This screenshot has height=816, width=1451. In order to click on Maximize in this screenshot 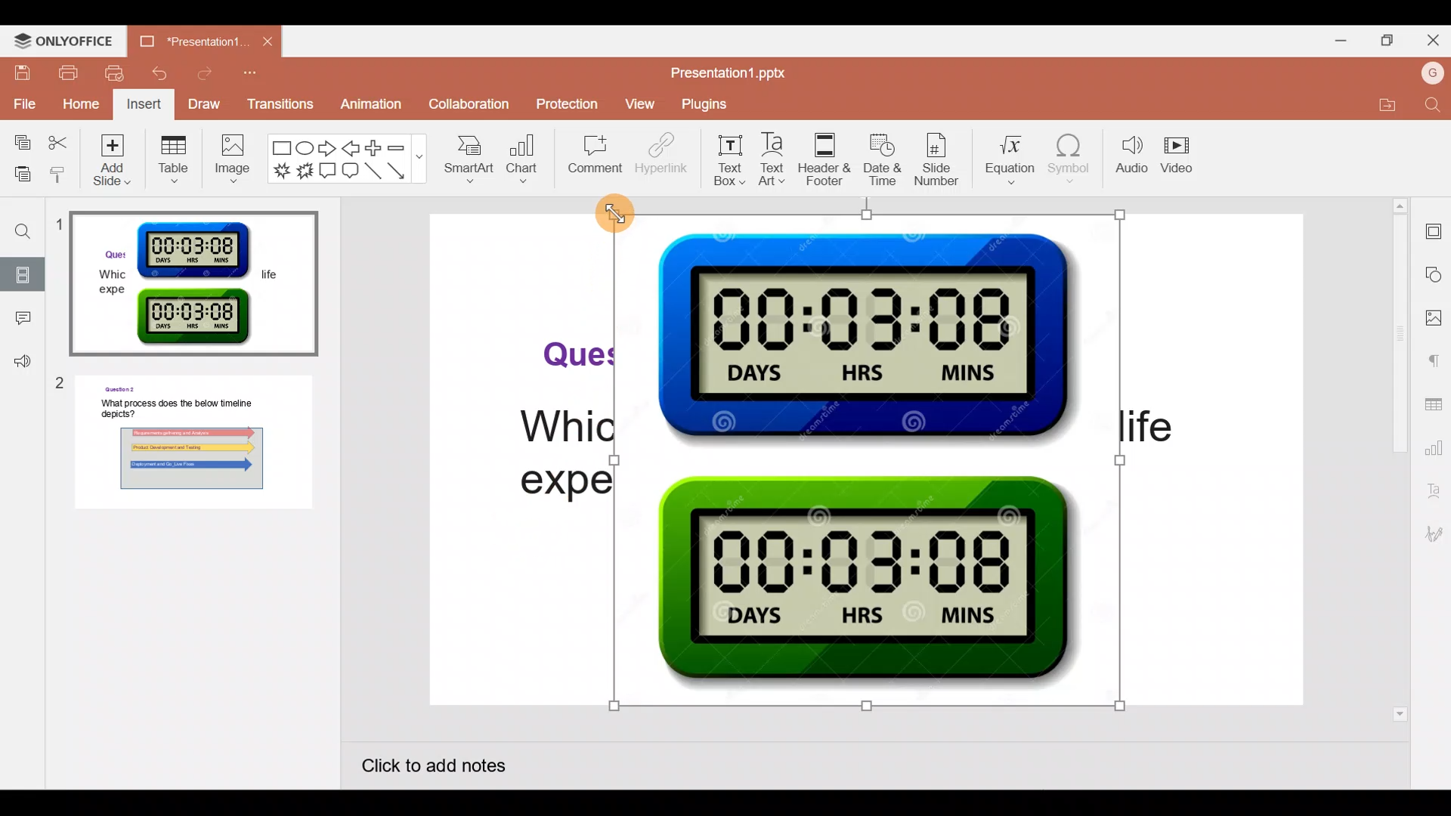, I will do `click(1387, 39)`.